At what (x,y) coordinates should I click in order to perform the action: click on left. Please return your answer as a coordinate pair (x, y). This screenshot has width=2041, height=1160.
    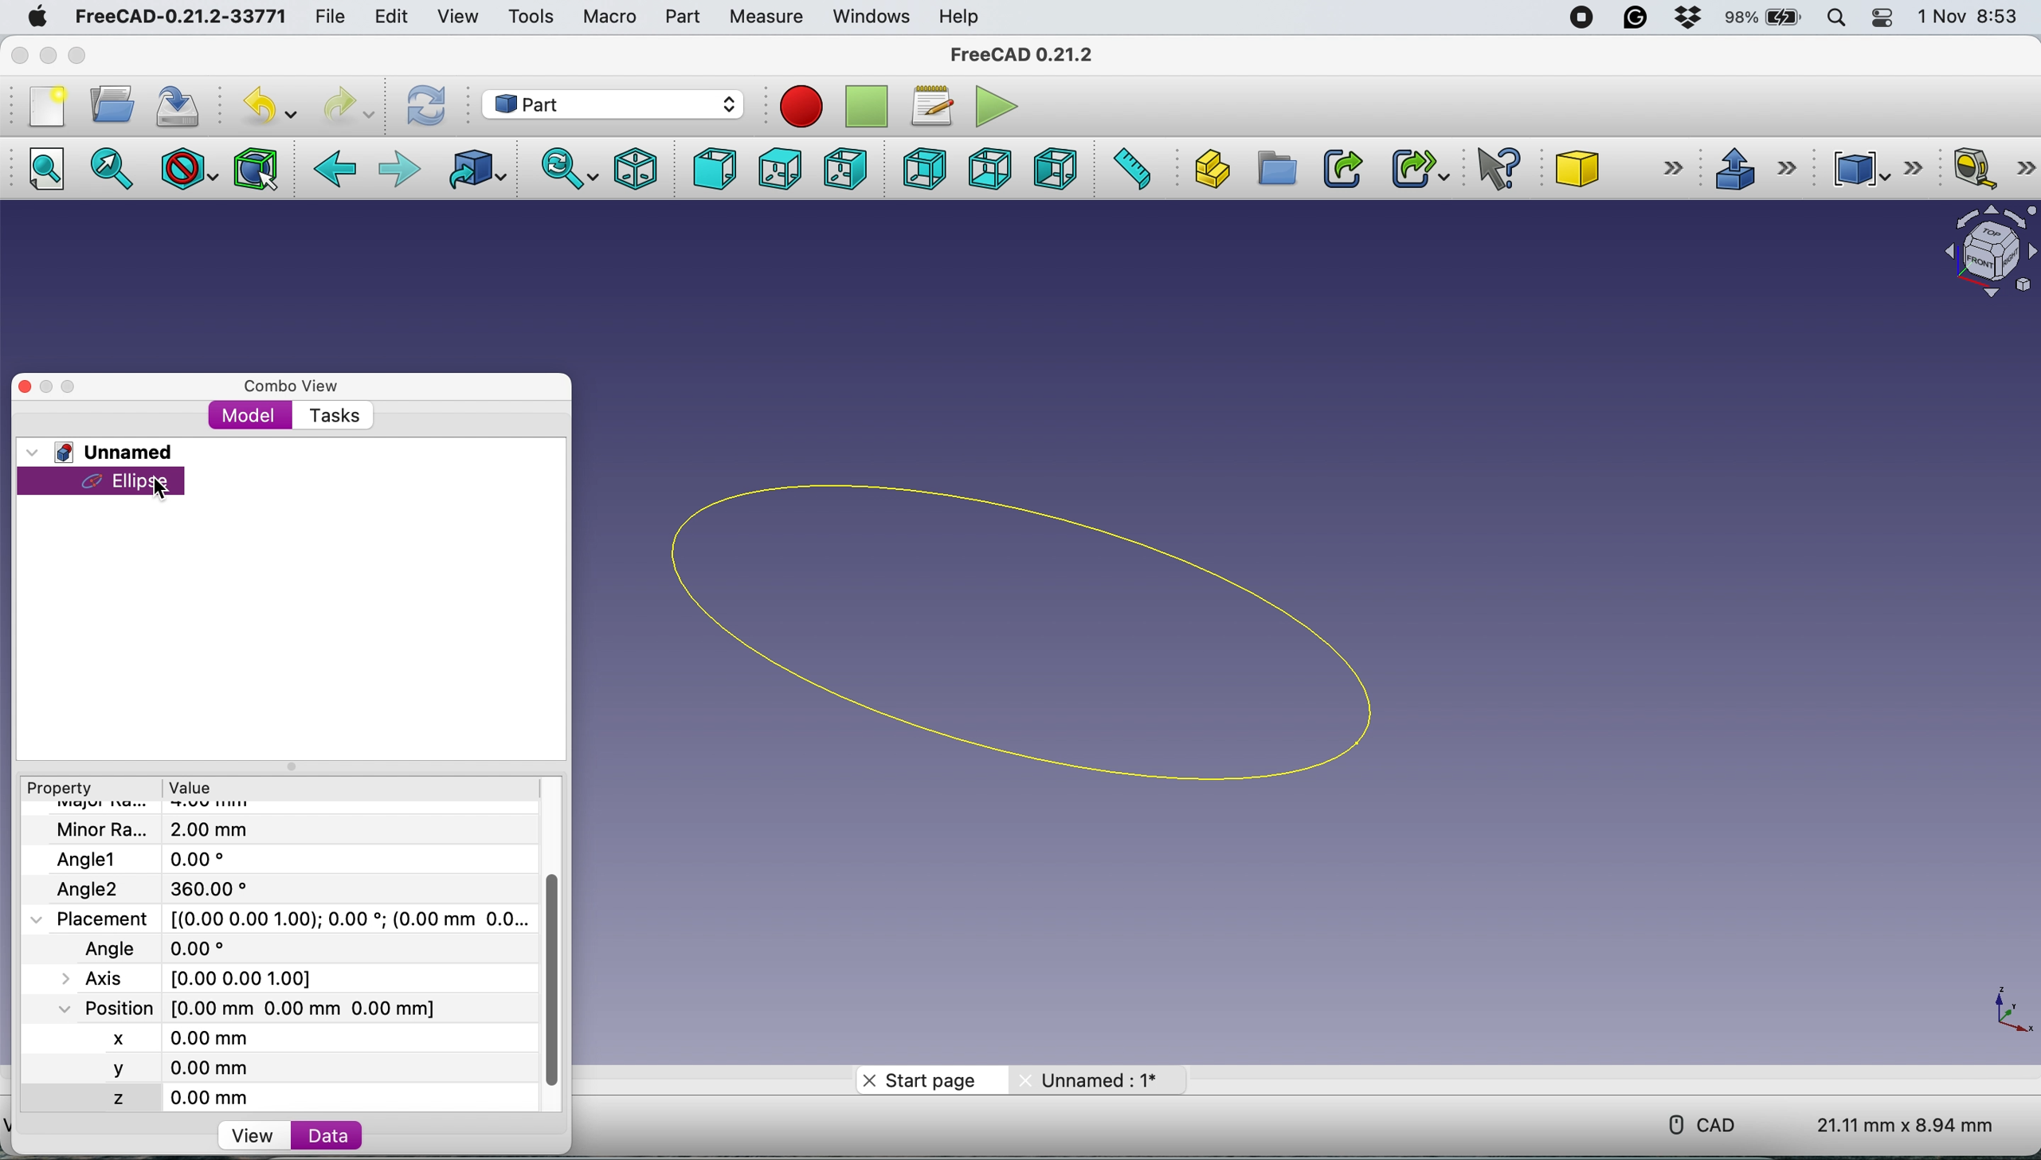
    Looking at the image, I should click on (1054, 169).